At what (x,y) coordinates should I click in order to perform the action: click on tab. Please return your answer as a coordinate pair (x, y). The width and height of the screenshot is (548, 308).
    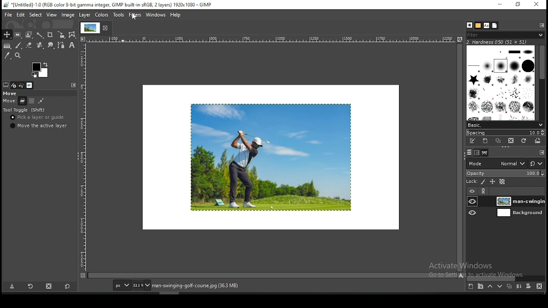
    Looking at the image, I should click on (90, 28).